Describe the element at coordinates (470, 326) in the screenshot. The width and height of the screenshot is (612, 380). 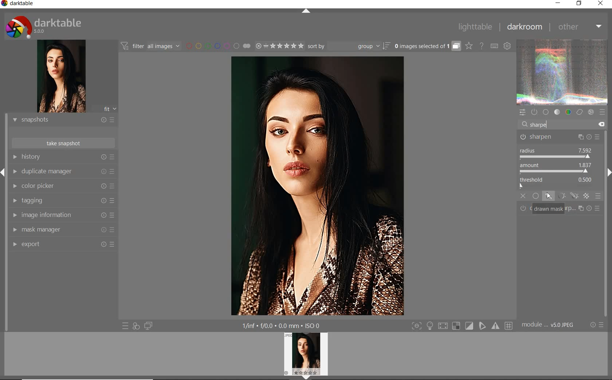
I see `sign ` at that location.